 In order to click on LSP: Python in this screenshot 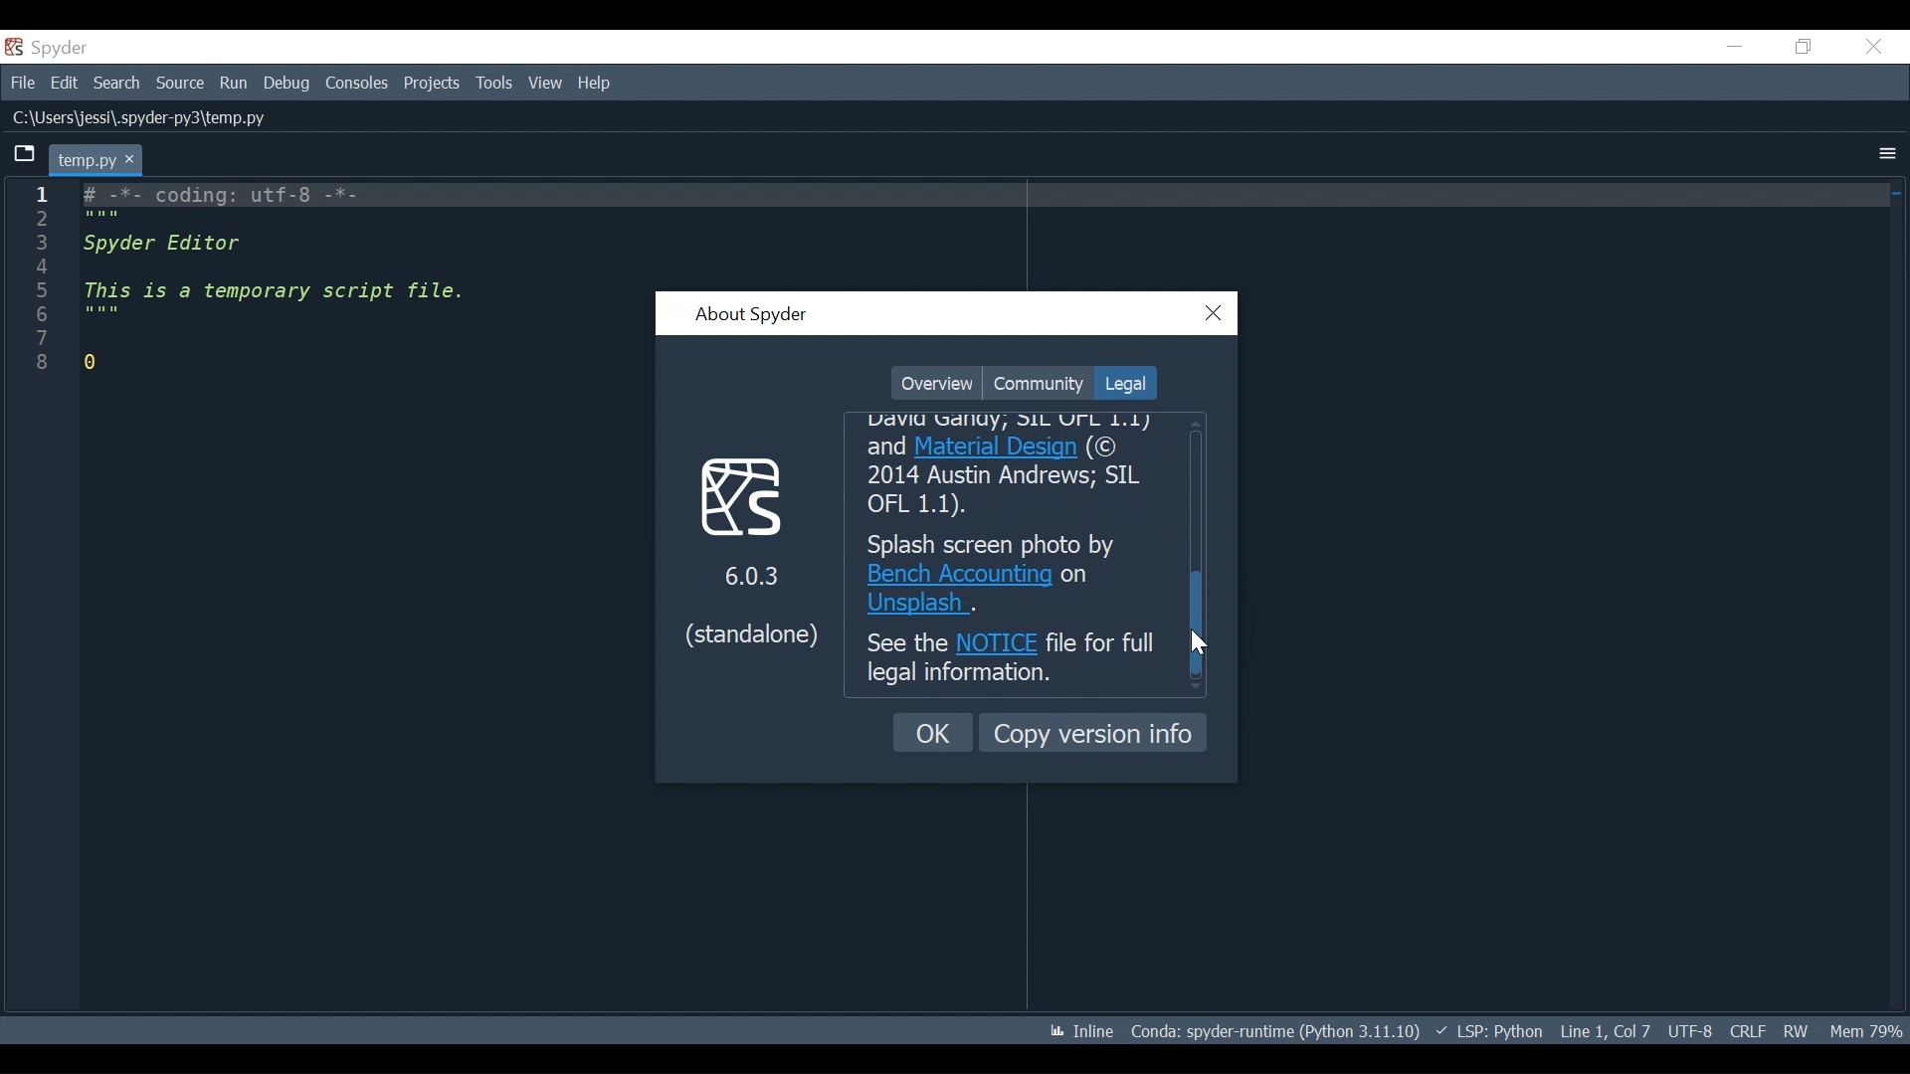, I will do `click(1489, 1032)`.